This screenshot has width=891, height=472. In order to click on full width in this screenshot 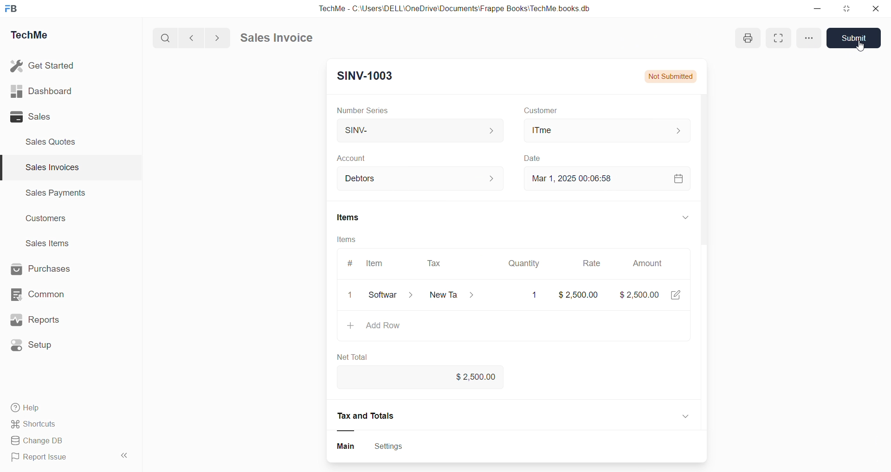, I will do `click(781, 37)`.